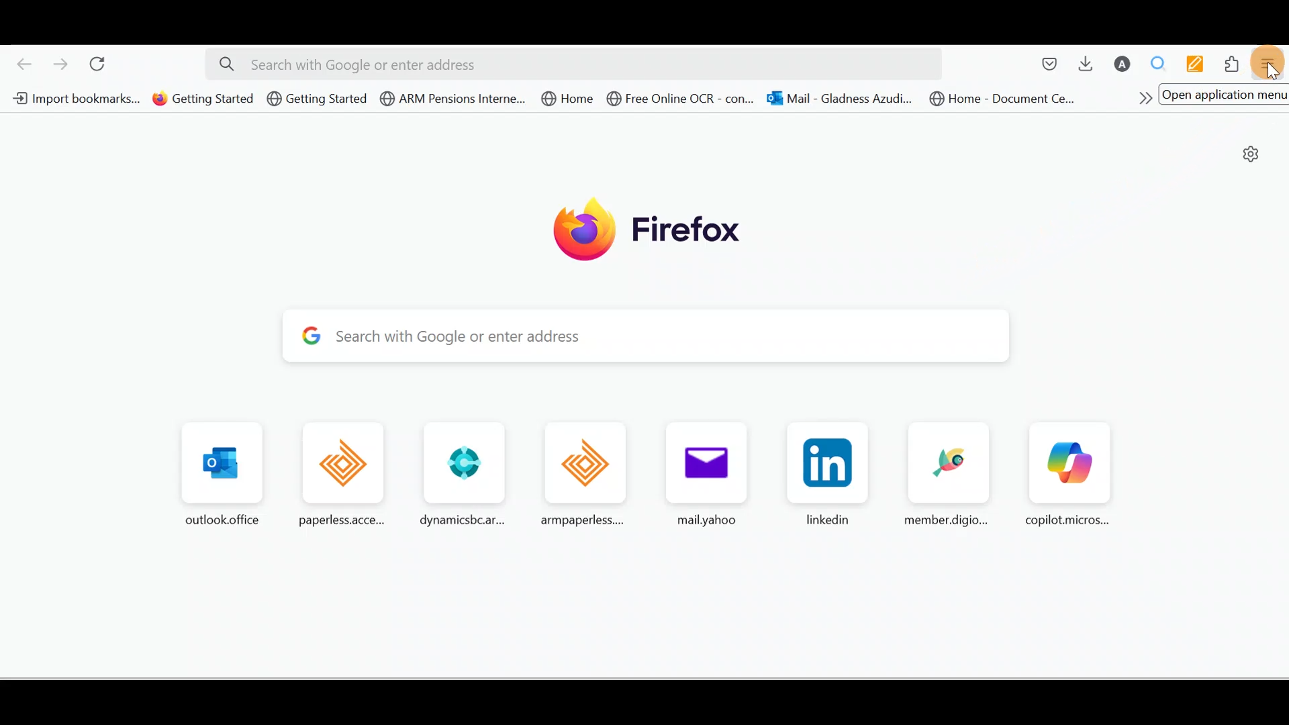 This screenshot has width=1289, height=725. What do you see at coordinates (74, 99) in the screenshot?
I see `Bookmark 1` at bounding box center [74, 99].